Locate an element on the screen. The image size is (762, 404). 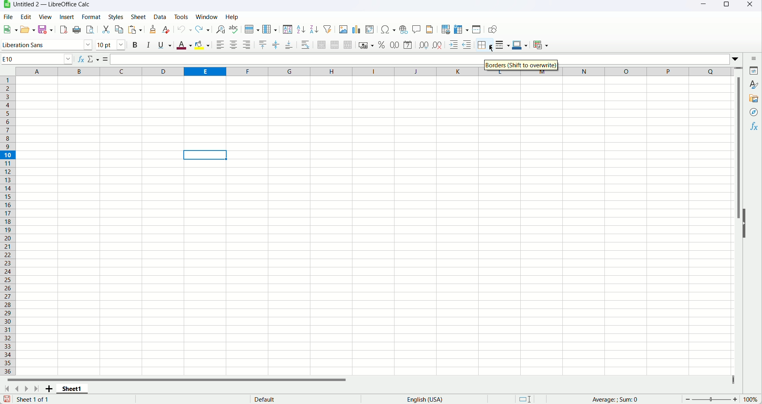
Name box is located at coordinates (38, 59).